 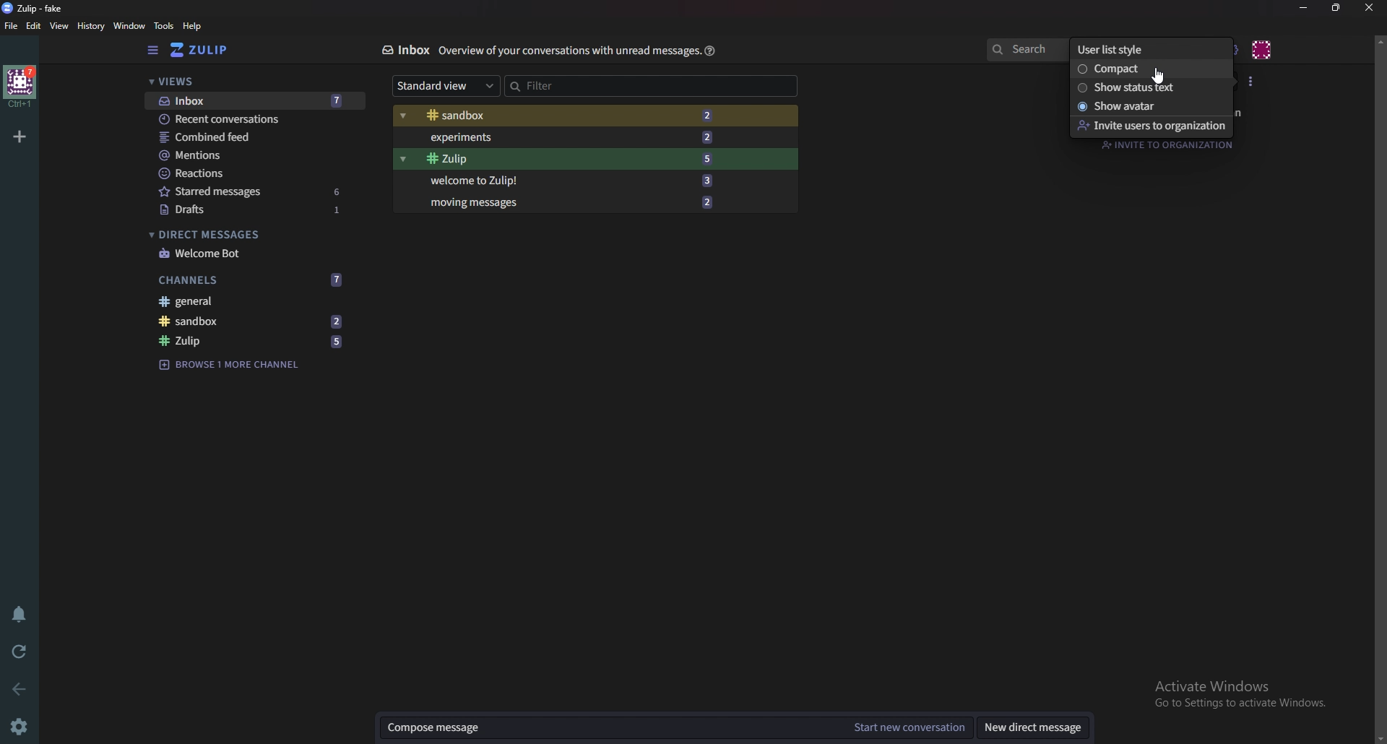 What do you see at coordinates (1151, 126) in the screenshot?
I see `invite user to organization` at bounding box center [1151, 126].